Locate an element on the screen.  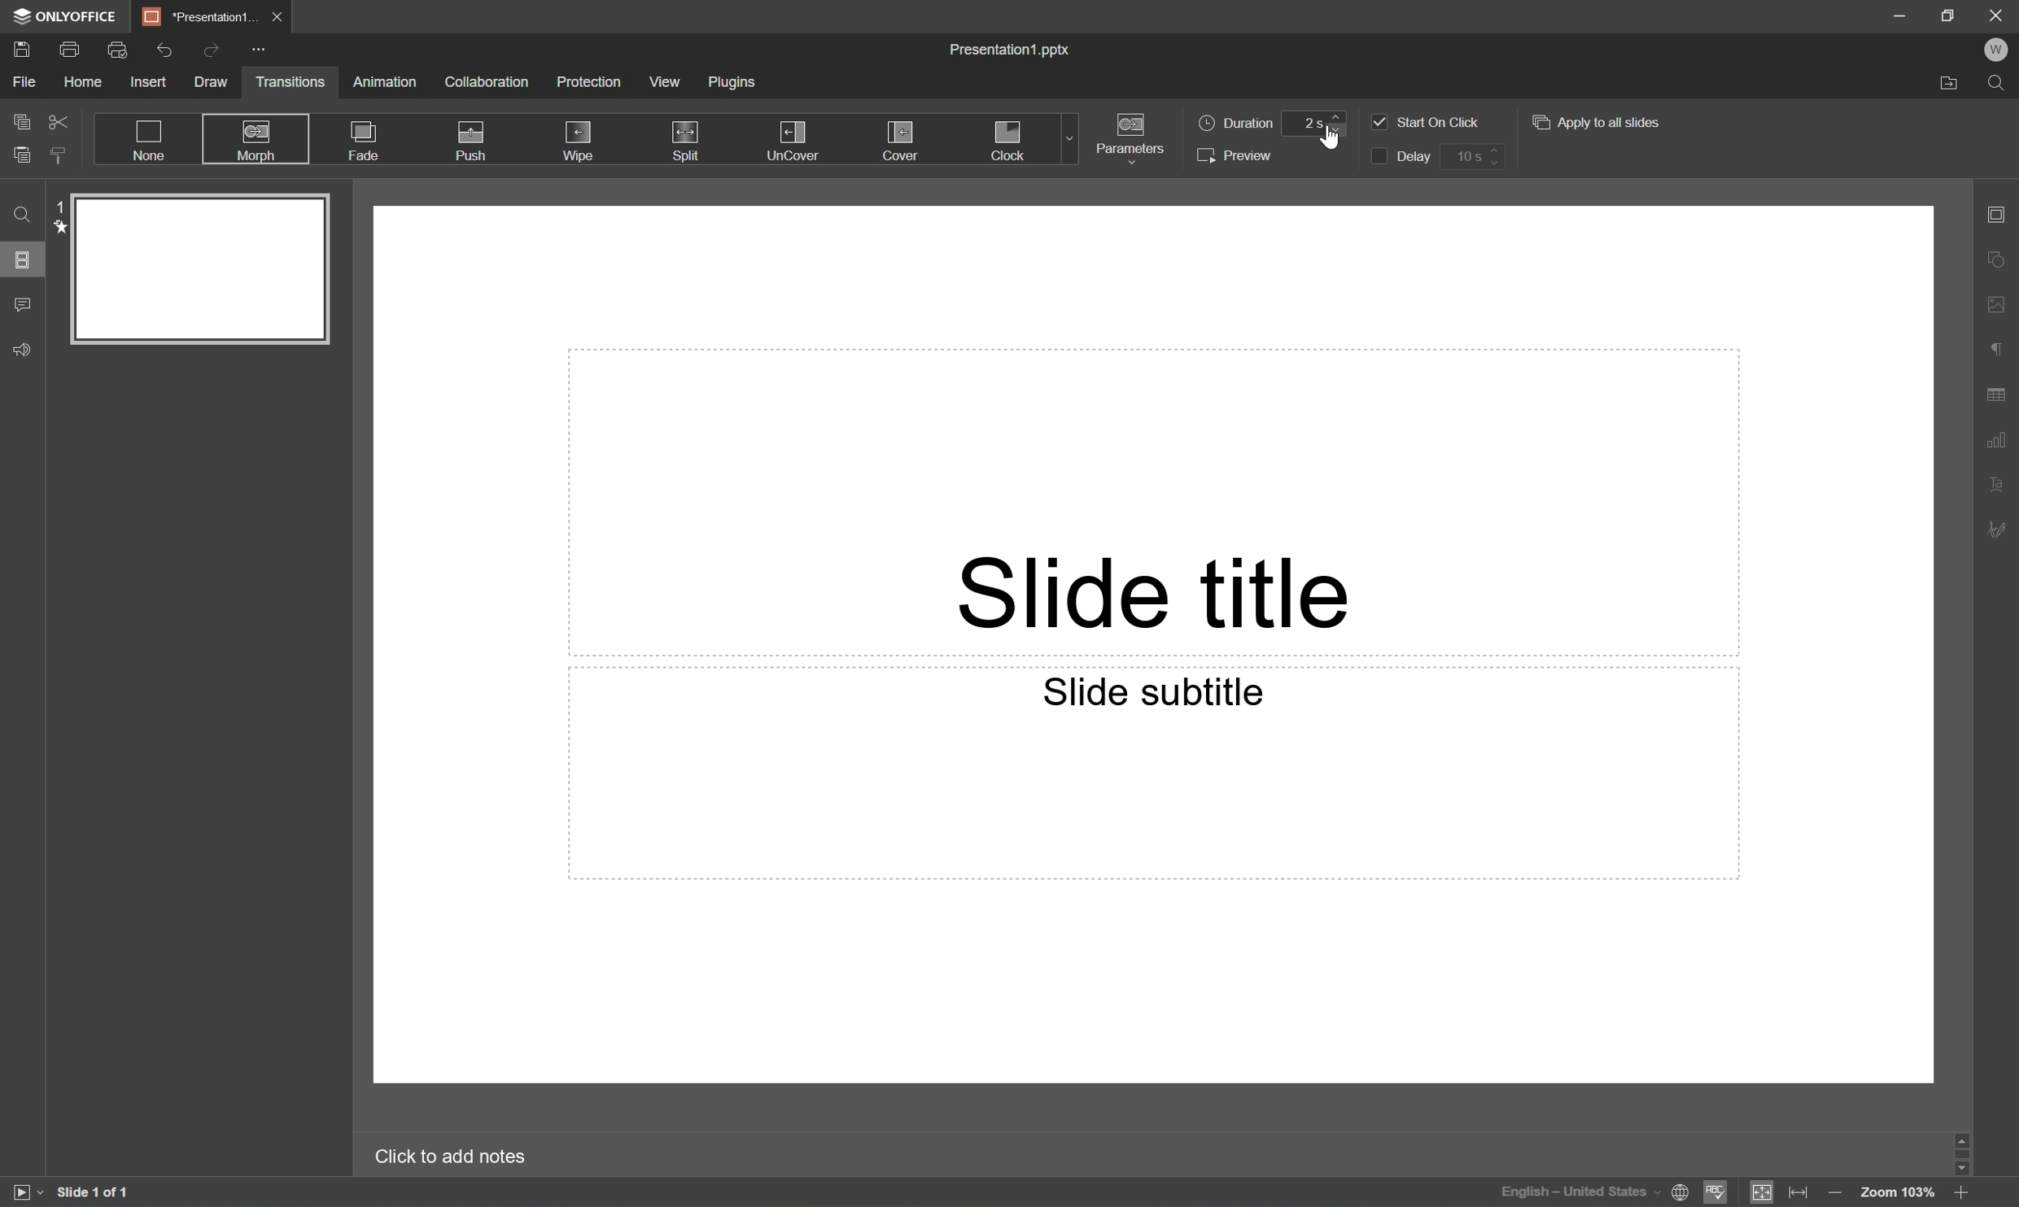
Clock is located at coordinates (1011, 140).